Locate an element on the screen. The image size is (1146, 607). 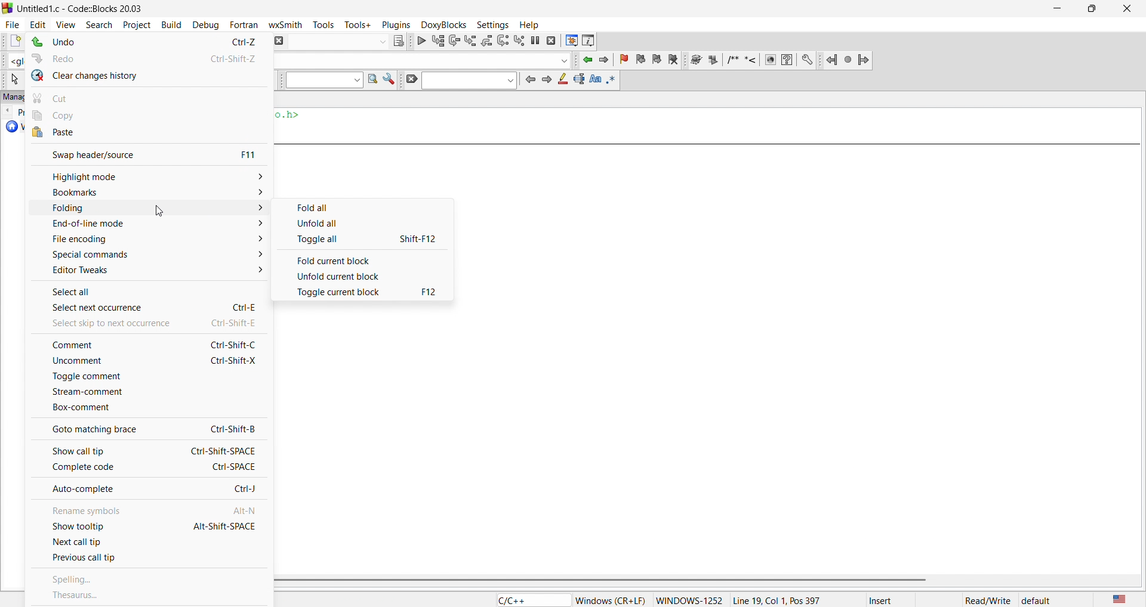
web is located at coordinates (769, 60).